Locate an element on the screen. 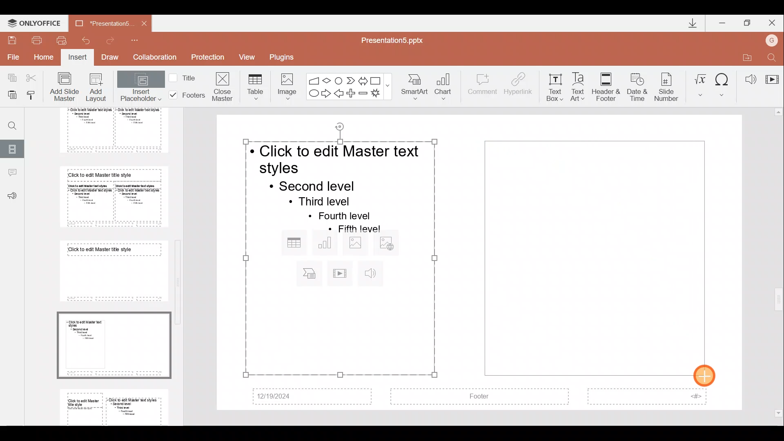 This screenshot has height=441, width=784. Left arrow is located at coordinates (339, 94).